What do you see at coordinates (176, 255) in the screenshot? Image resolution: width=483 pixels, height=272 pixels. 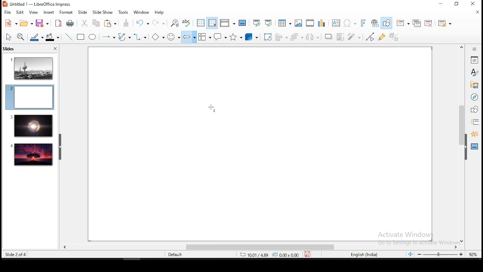 I see `default` at bounding box center [176, 255].